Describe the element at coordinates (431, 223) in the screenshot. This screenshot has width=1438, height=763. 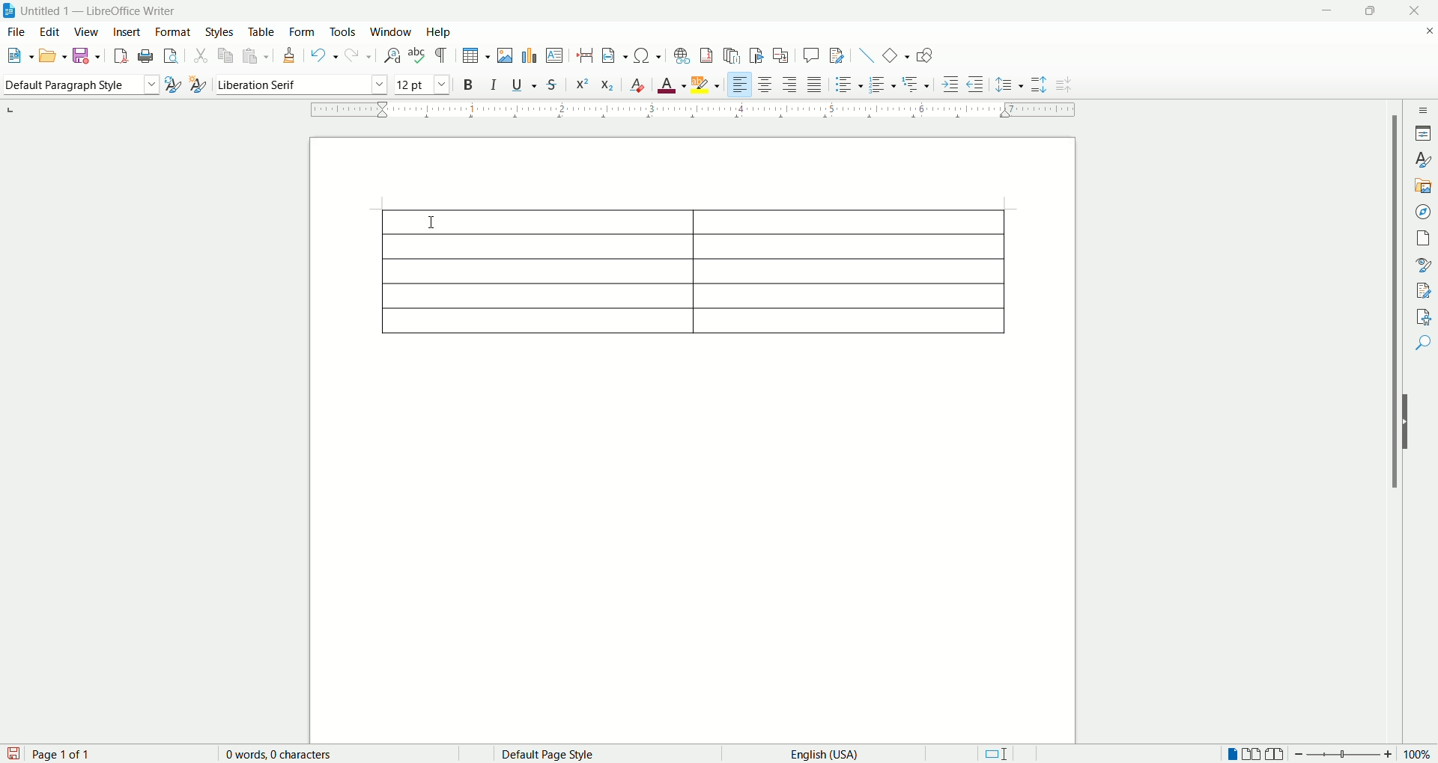
I see `cursor` at that location.